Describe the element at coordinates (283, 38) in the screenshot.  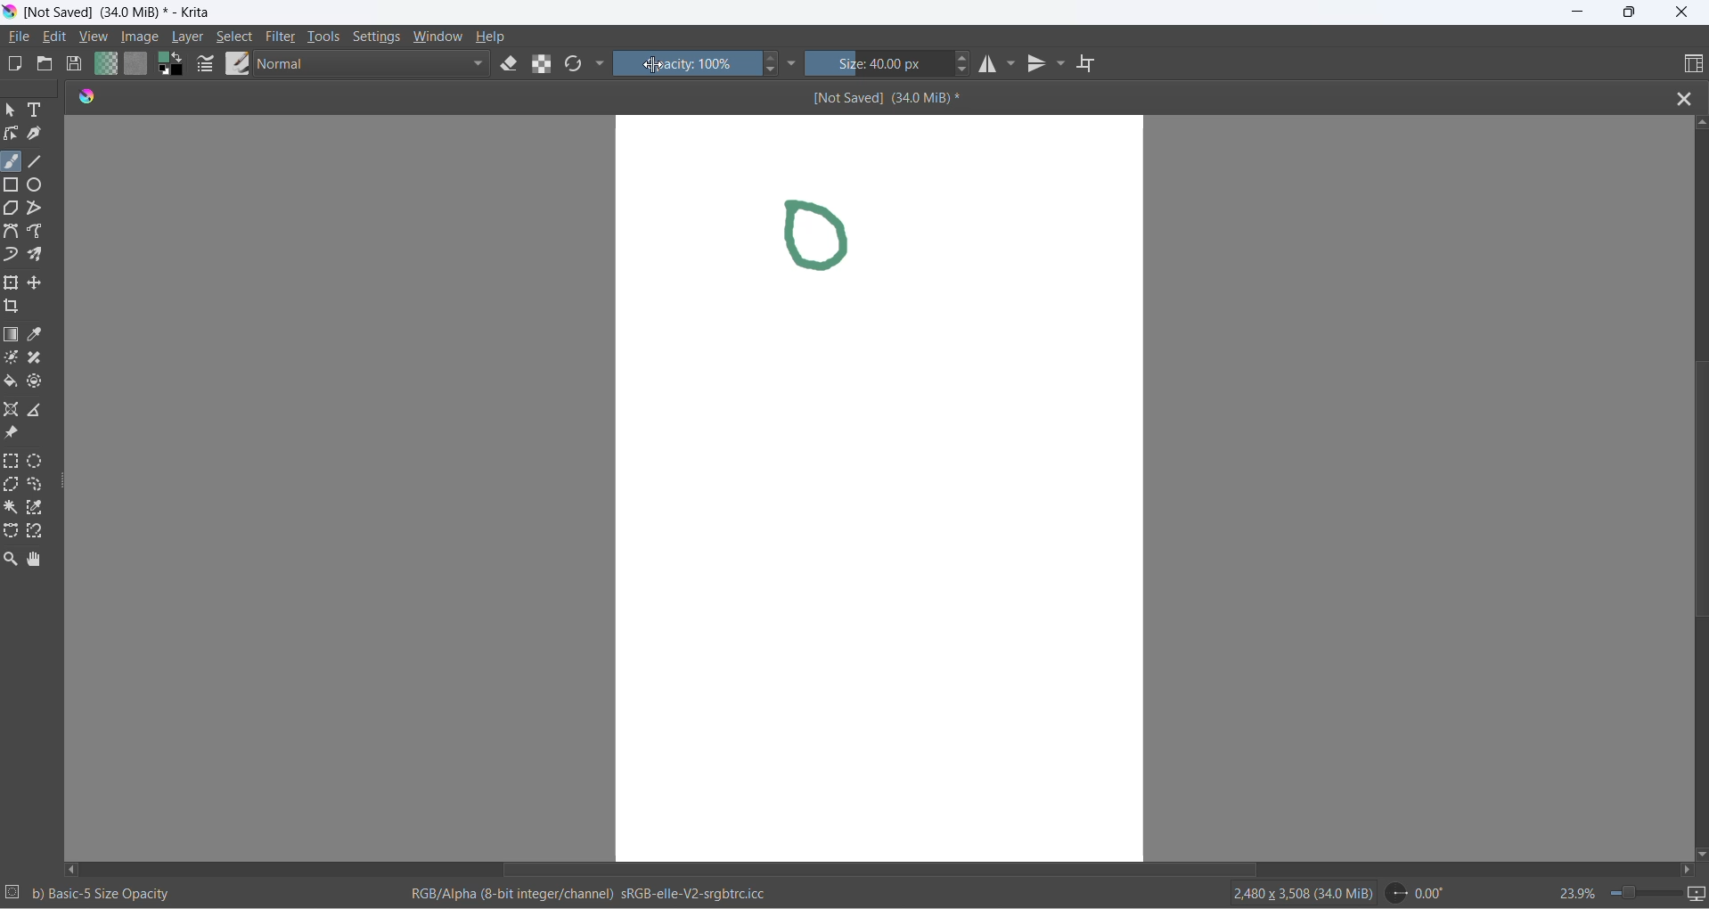
I see `filters` at that location.